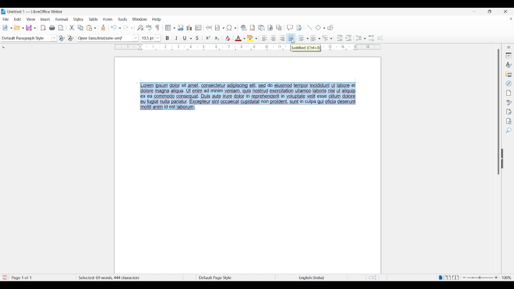 This screenshot has height=289, width=514. What do you see at coordinates (229, 28) in the screenshot?
I see `Selected special character` at bounding box center [229, 28].